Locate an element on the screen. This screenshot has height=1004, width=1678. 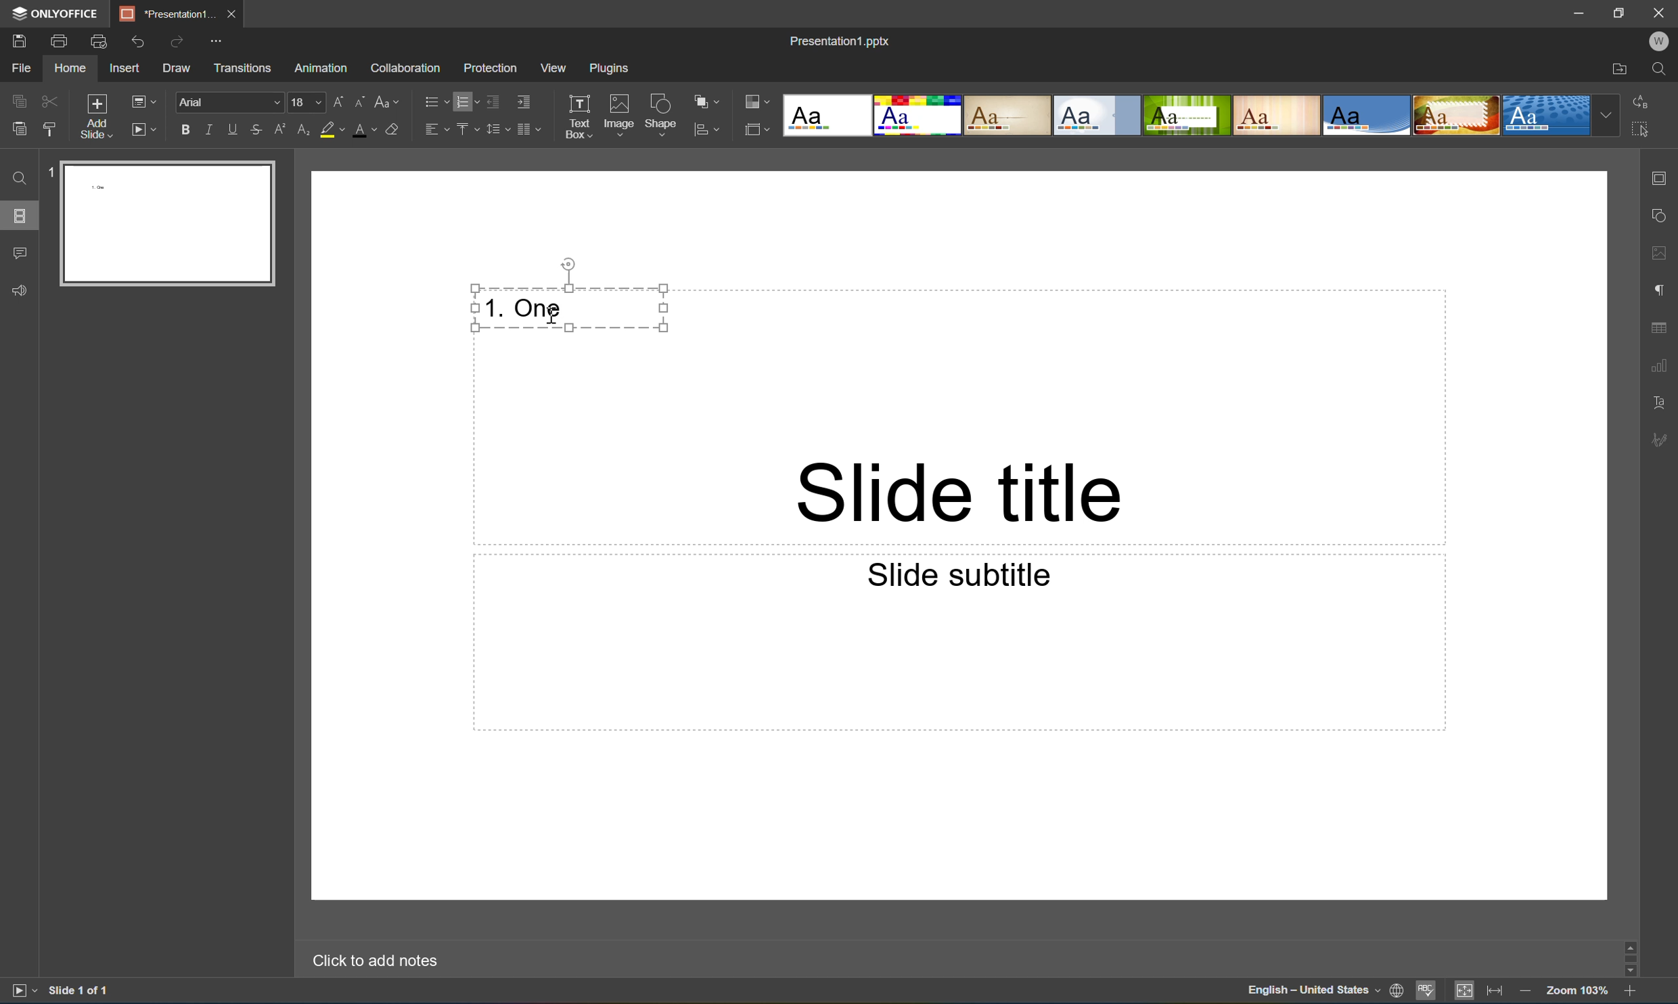
Font is located at coordinates (231, 102).